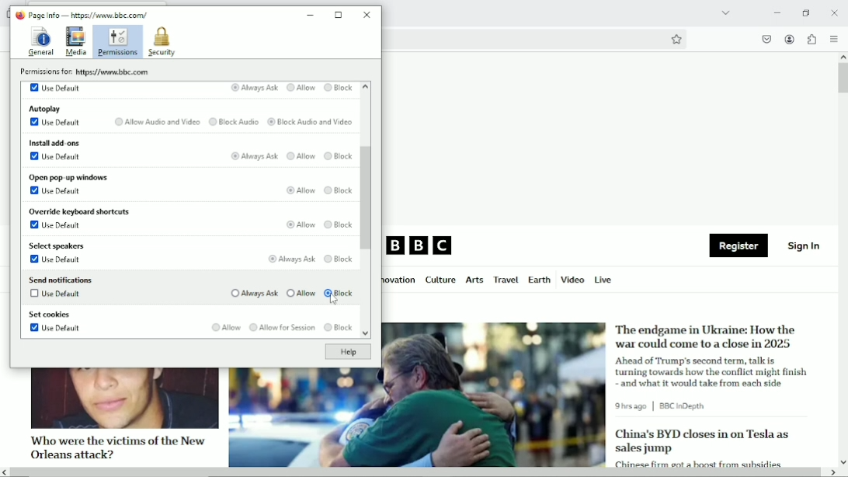  Describe the element at coordinates (339, 15) in the screenshot. I see `resize` at that location.